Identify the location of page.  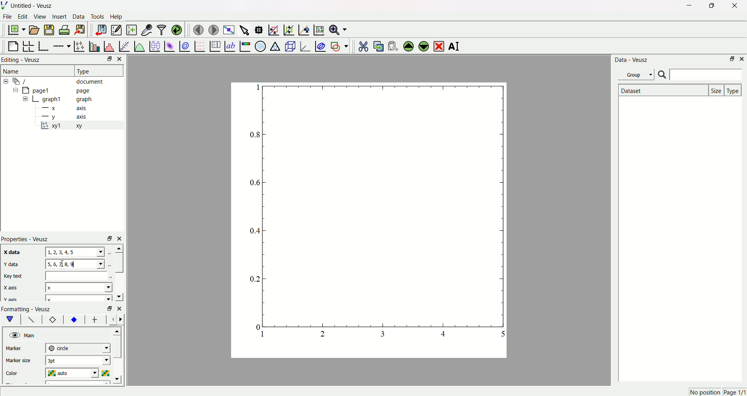
(364, 222).